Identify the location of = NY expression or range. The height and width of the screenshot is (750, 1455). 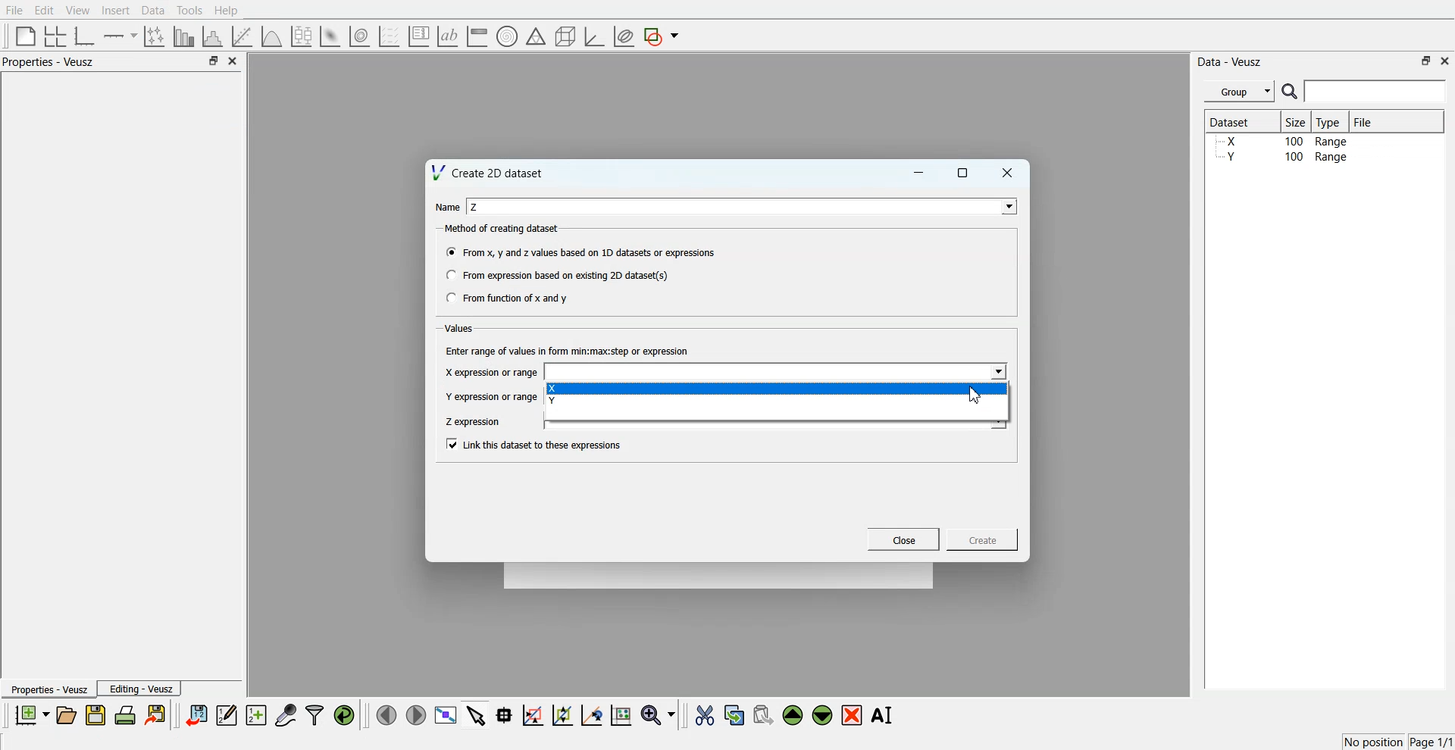
(492, 396).